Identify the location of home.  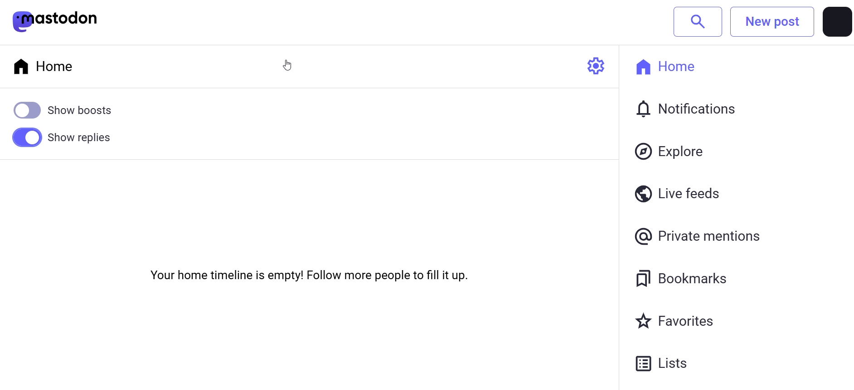
(683, 67).